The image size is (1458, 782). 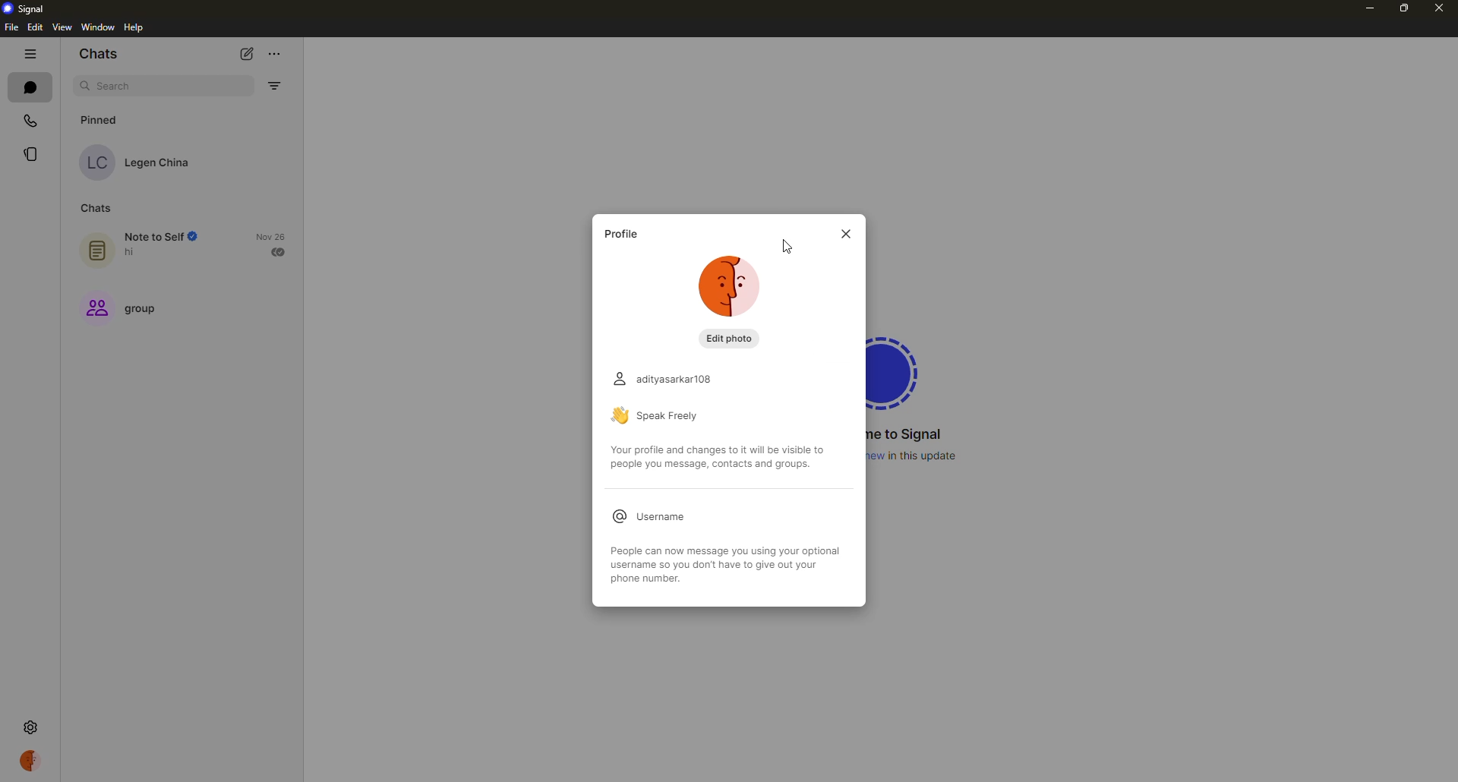 I want to click on date, so click(x=270, y=236).